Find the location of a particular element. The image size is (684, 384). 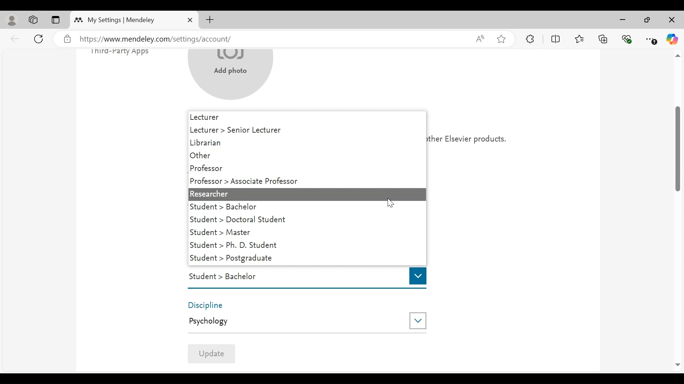

Scroll Down is located at coordinates (677, 365).